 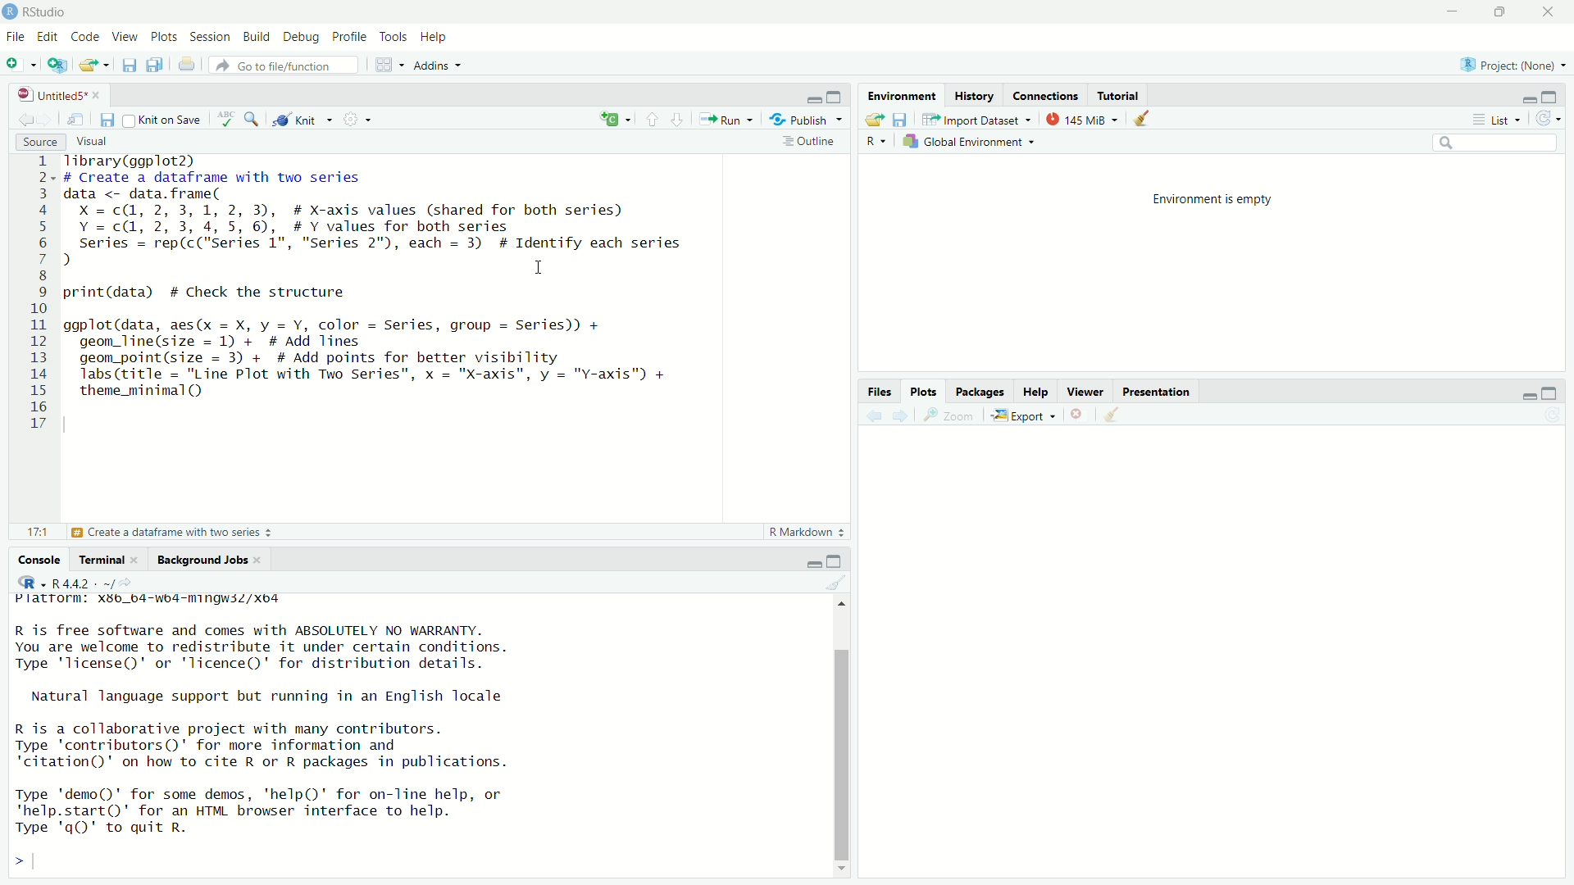 What do you see at coordinates (616, 119) in the screenshot?
I see `C` at bounding box center [616, 119].